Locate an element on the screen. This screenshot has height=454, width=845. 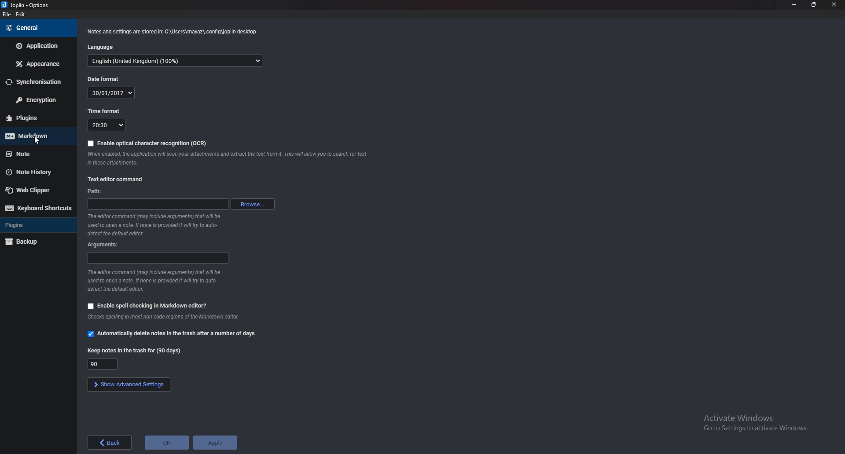
arguments is located at coordinates (105, 245).